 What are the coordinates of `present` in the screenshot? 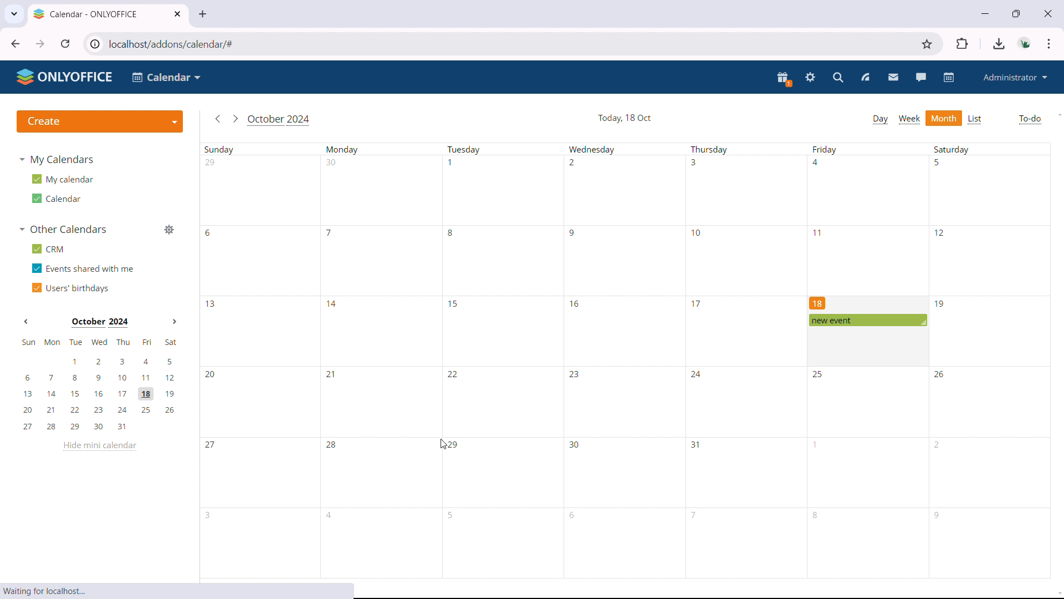 It's located at (784, 79).